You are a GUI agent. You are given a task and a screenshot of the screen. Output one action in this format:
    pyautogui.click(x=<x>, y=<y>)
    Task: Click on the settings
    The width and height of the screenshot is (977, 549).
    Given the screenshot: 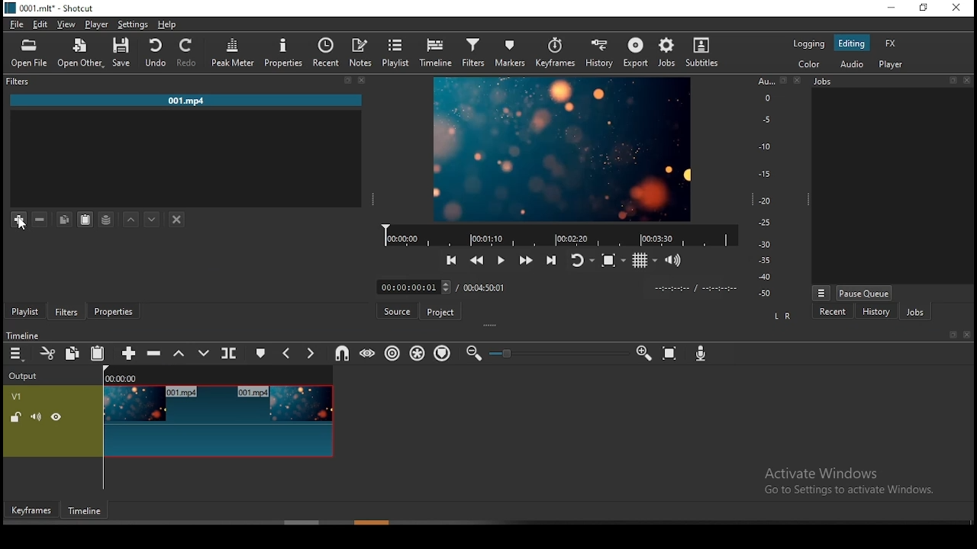 What is the action you would take?
    pyautogui.click(x=132, y=25)
    